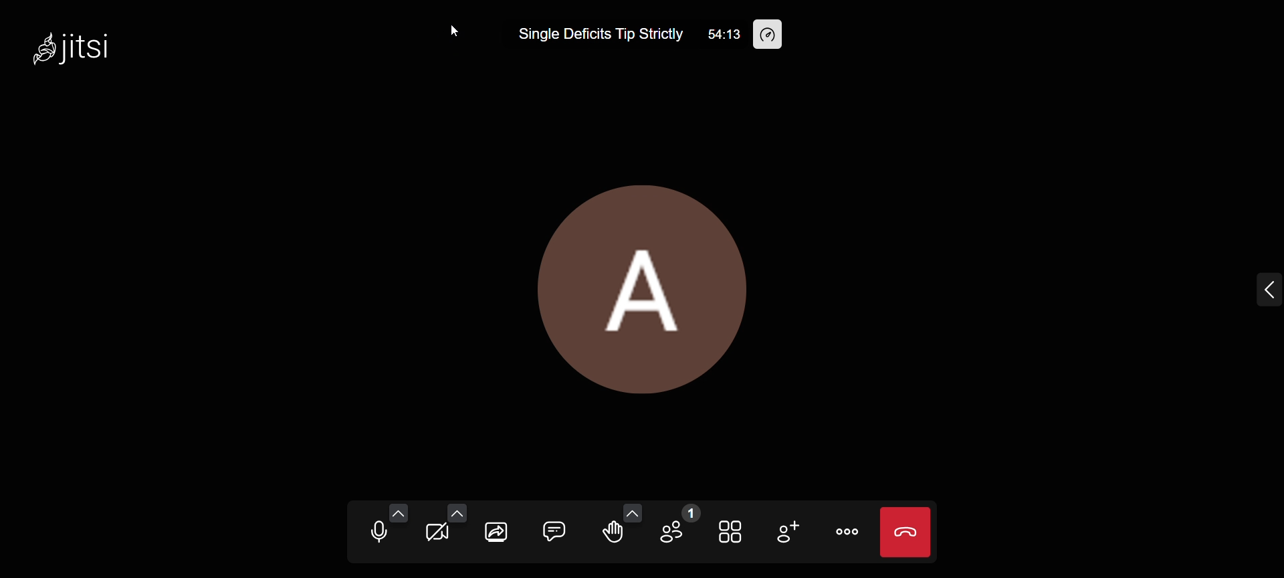  Describe the element at coordinates (633, 512) in the screenshot. I see `more emojis` at that location.